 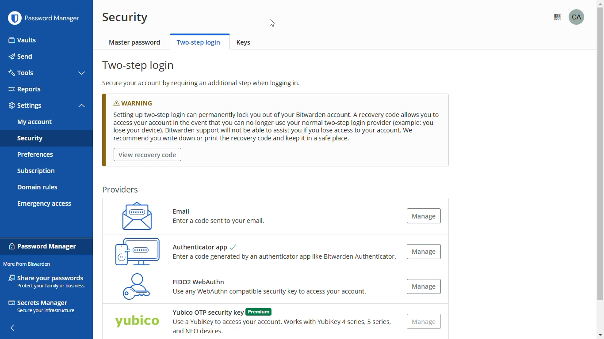 What do you see at coordinates (199, 42) in the screenshot?
I see `two-step login` at bounding box center [199, 42].